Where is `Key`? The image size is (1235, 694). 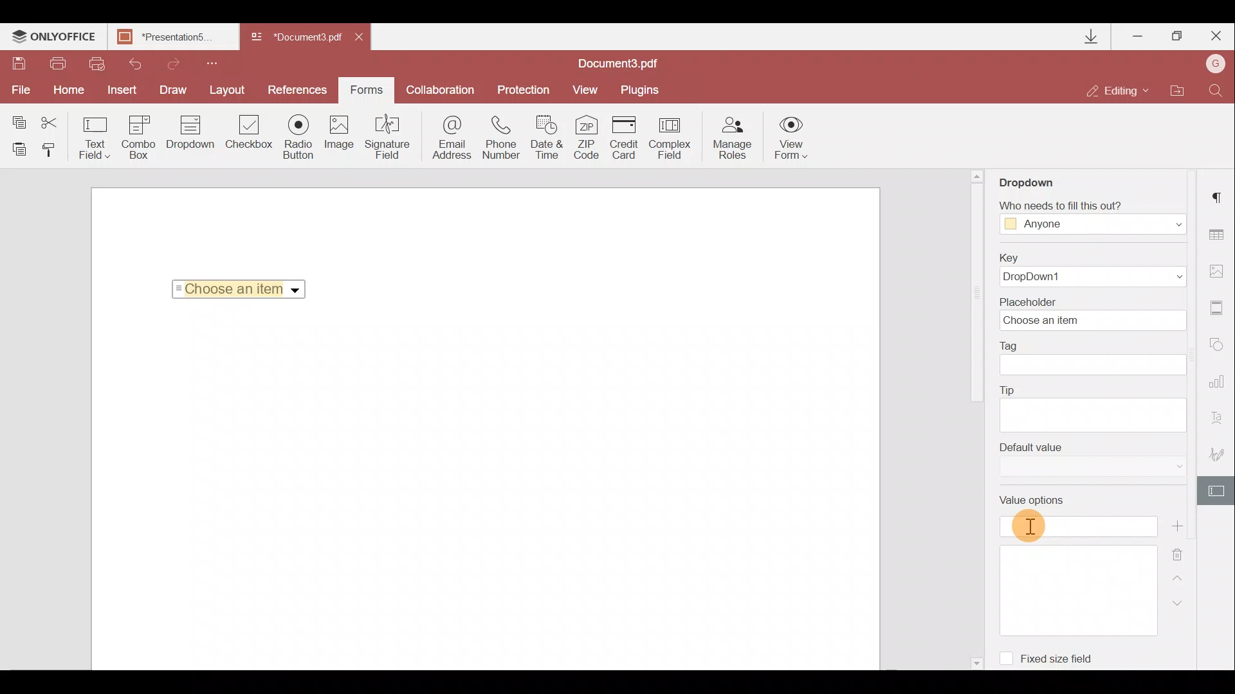
Key is located at coordinates (1088, 270).